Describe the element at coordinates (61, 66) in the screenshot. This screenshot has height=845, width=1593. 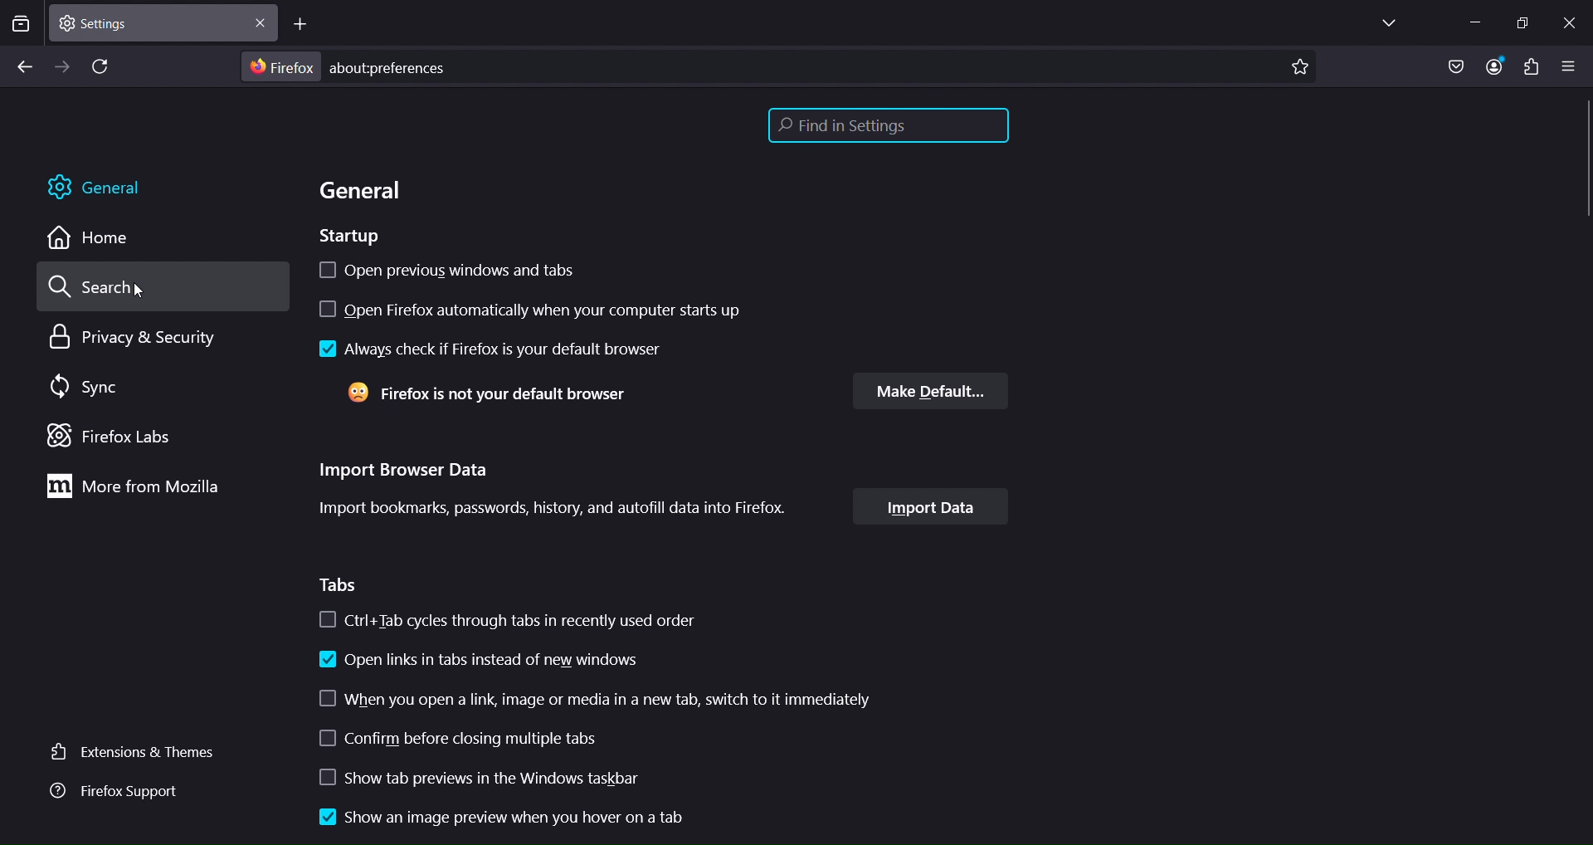
I see `go forwrd one page` at that location.